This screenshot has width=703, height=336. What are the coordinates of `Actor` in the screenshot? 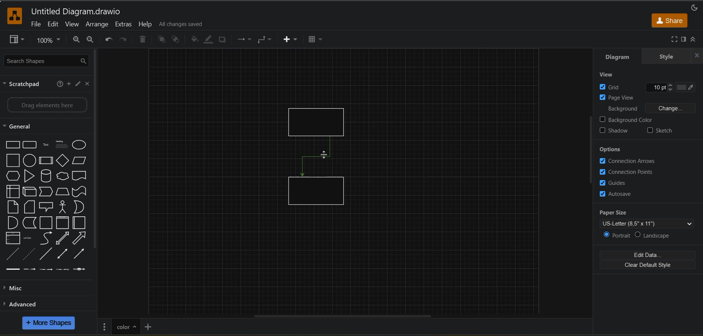 It's located at (64, 207).